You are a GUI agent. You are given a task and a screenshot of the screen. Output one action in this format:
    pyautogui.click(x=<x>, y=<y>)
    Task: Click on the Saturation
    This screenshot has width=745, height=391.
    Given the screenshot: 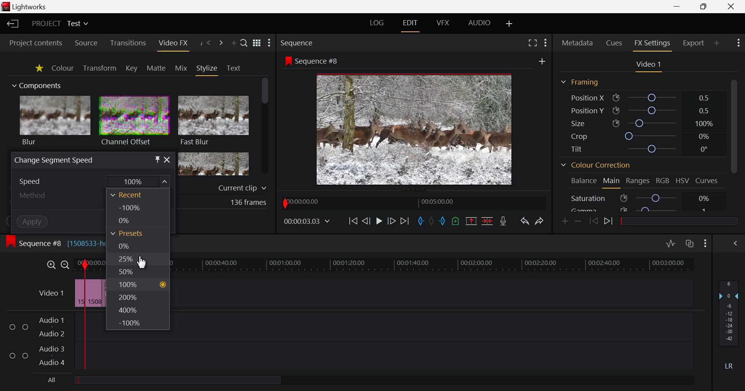 What is the action you would take?
    pyautogui.click(x=646, y=197)
    